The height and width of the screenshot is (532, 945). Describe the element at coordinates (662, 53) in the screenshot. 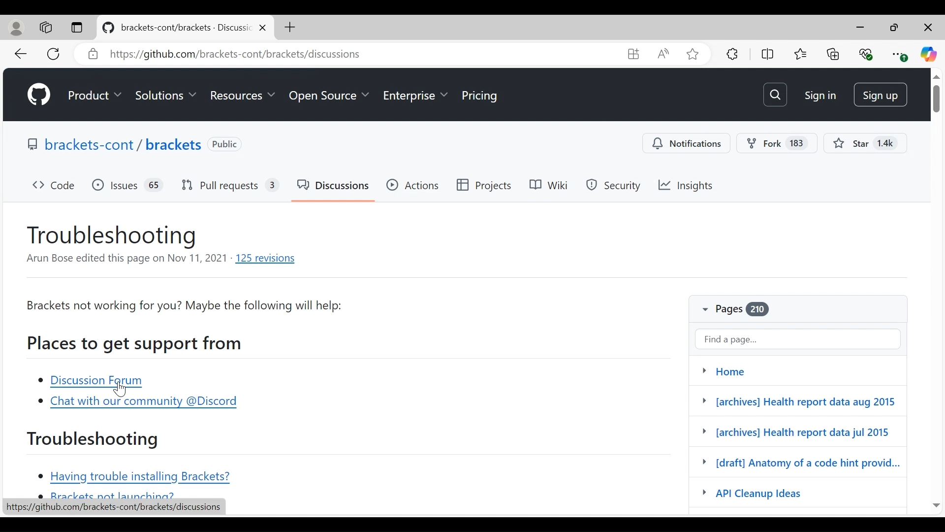

I see `Read aloud this page` at that location.